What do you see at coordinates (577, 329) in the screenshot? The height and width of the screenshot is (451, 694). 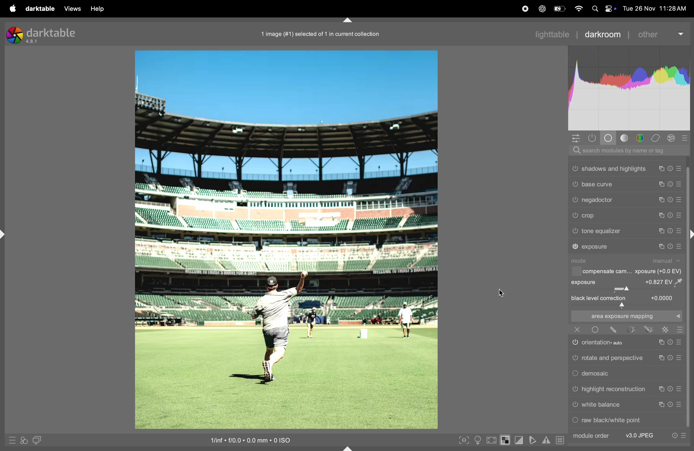 I see `close` at bounding box center [577, 329].